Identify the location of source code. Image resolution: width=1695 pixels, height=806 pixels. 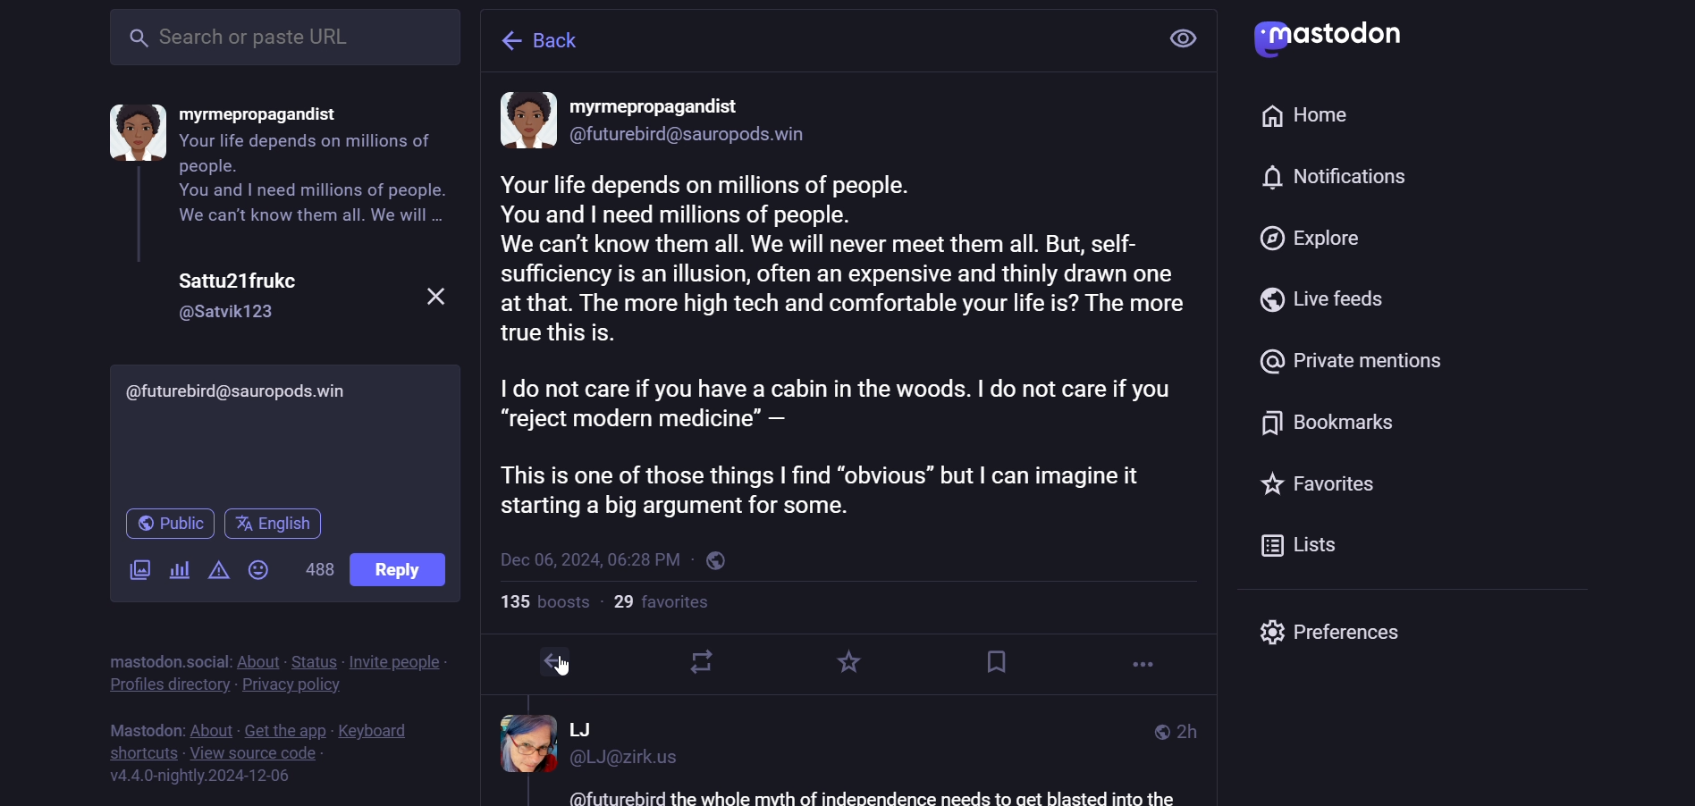
(259, 754).